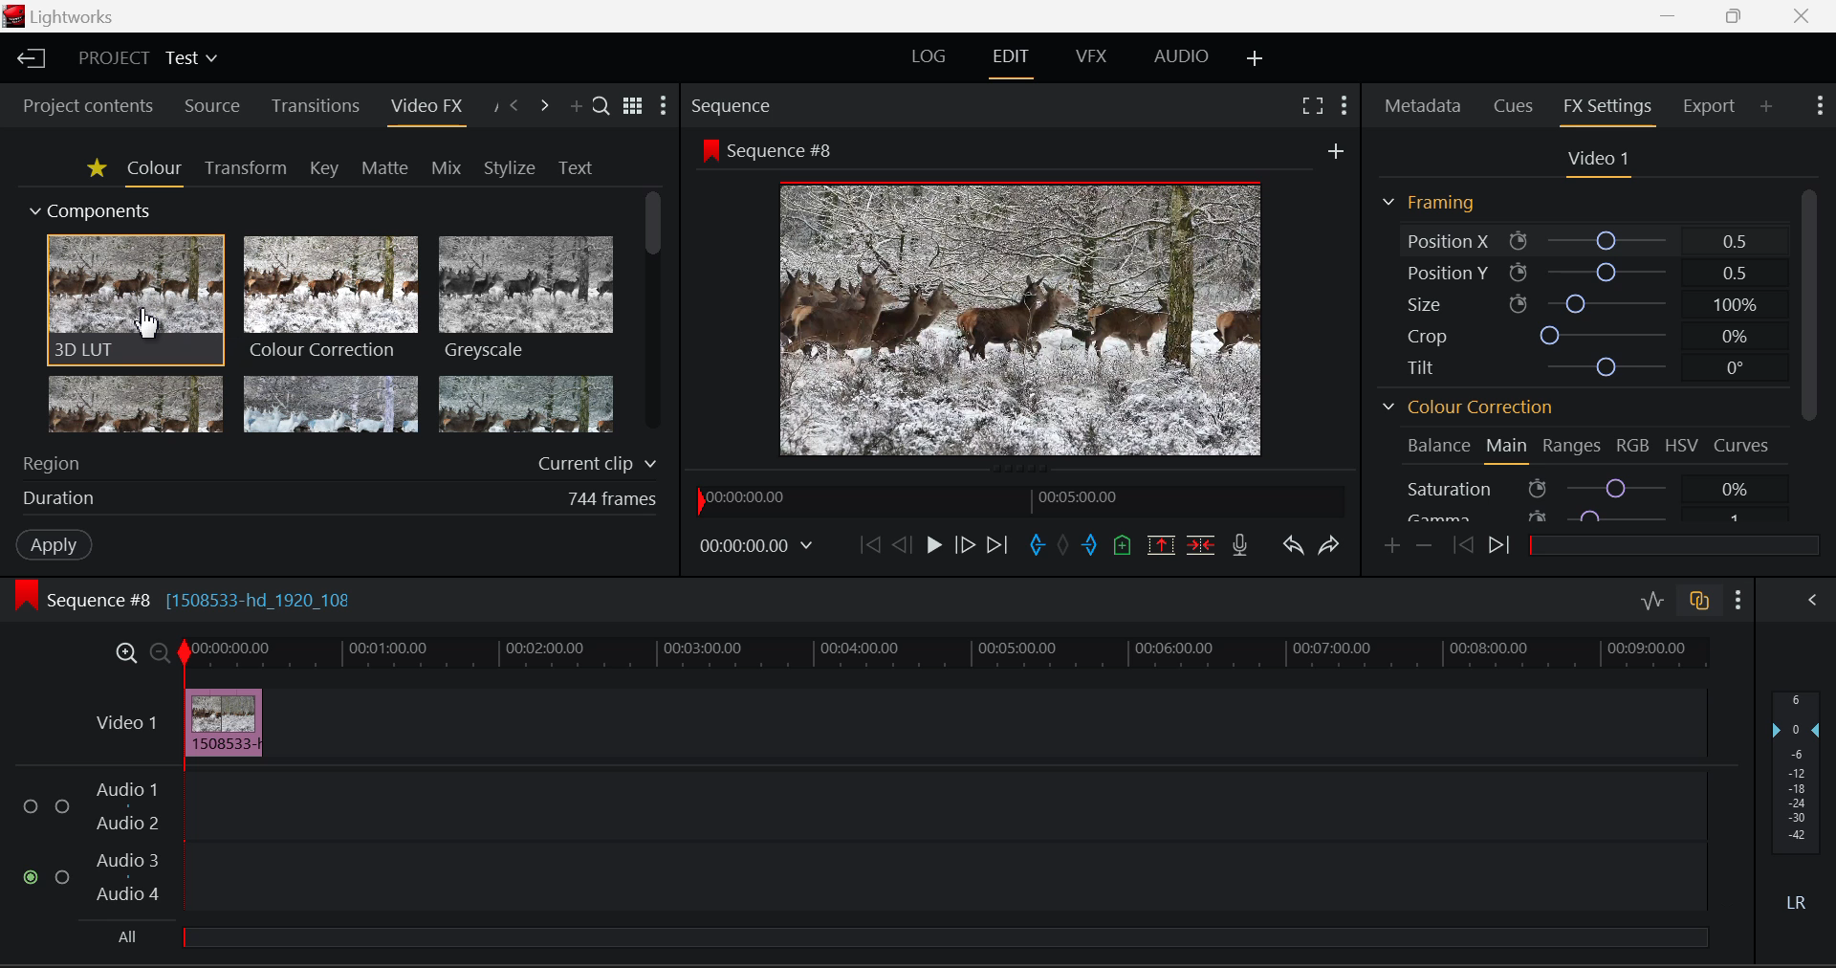 Image resolution: width=1836 pixels, height=968 pixels. I want to click on LOG Layout, so click(930, 62).